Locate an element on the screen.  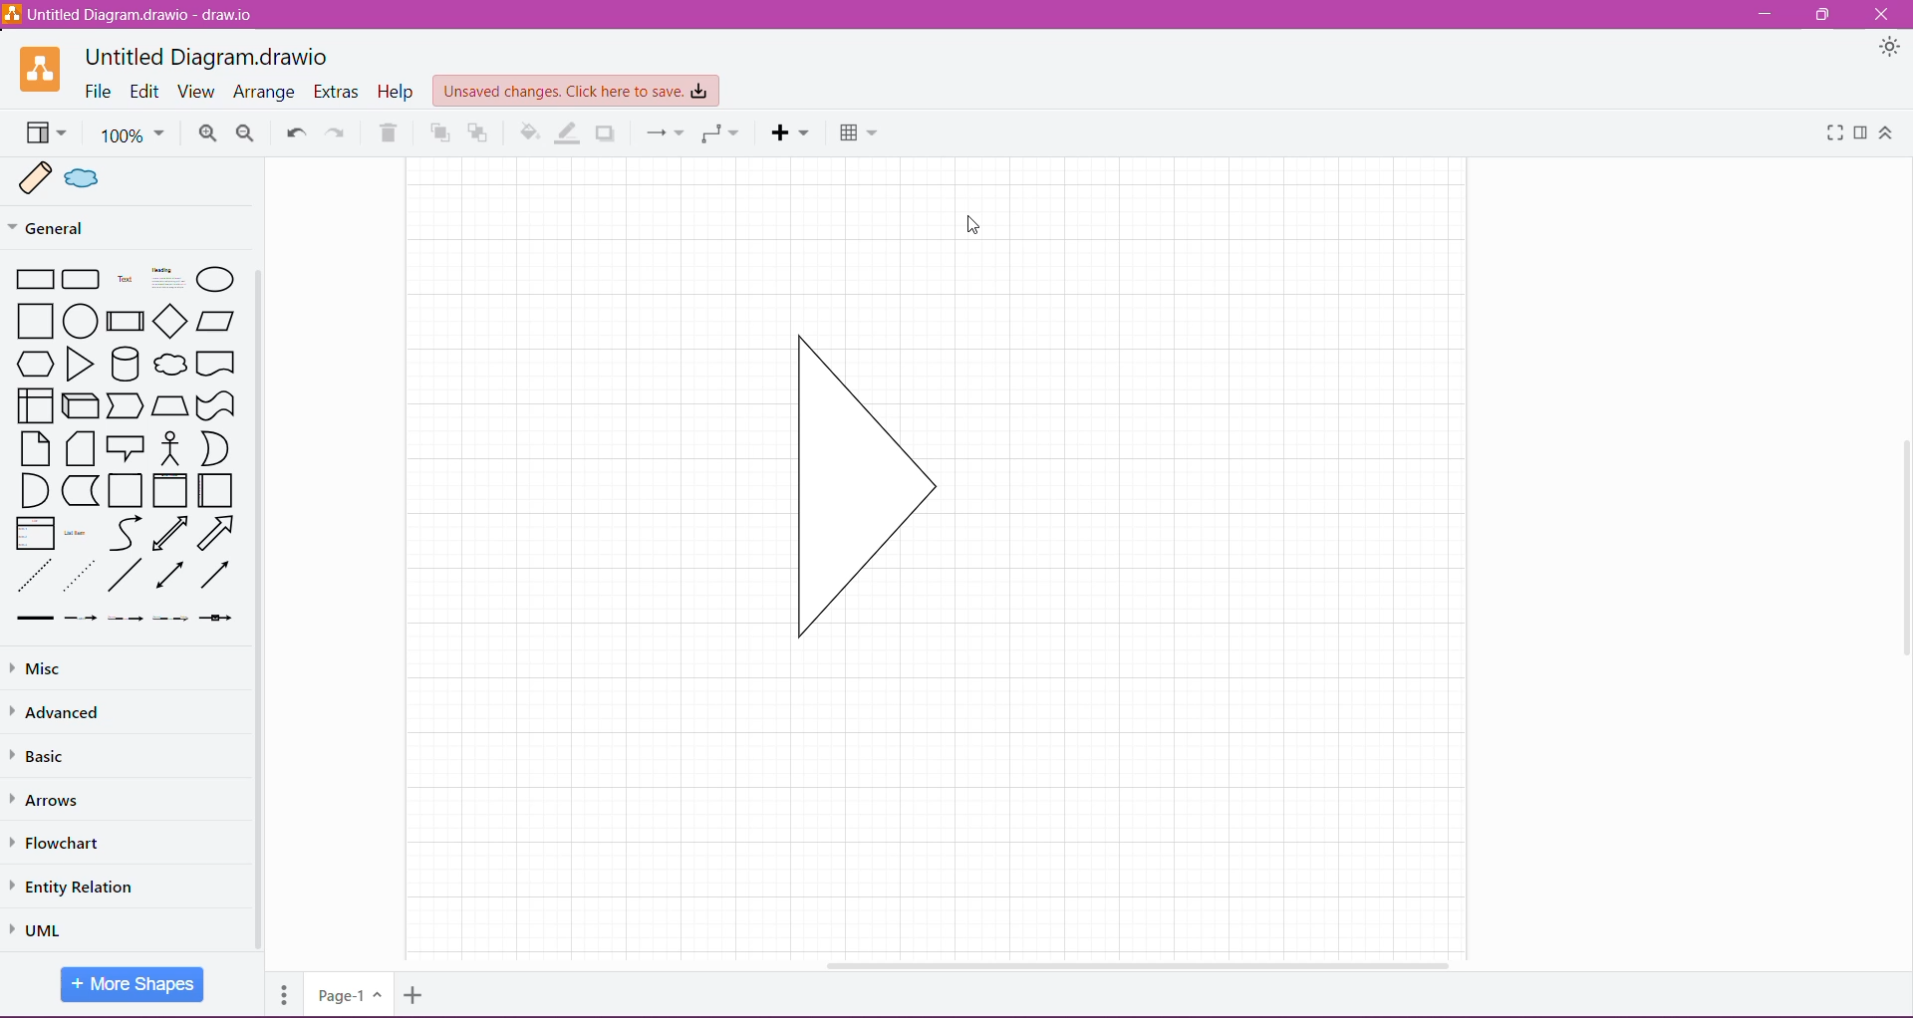
Add Pages is located at coordinates (413, 995).